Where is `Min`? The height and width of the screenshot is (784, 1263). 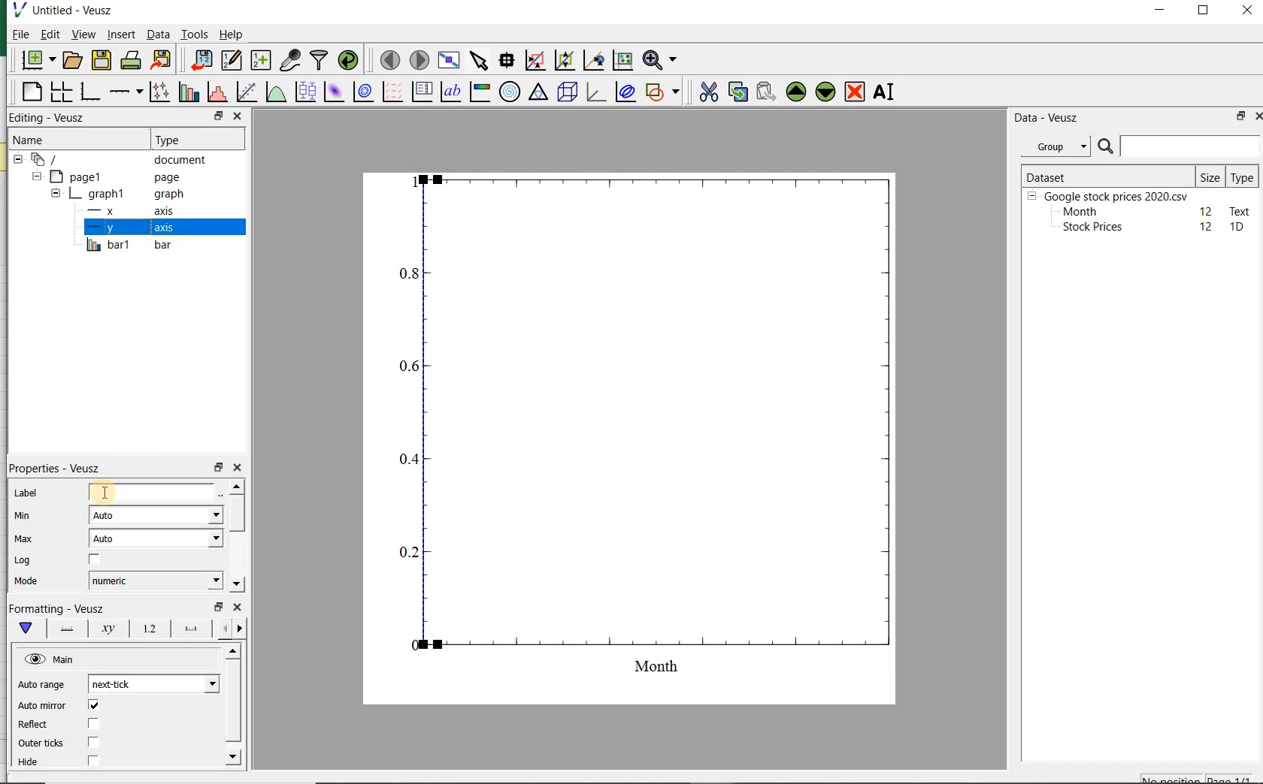 Min is located at coordinates (24, 517).